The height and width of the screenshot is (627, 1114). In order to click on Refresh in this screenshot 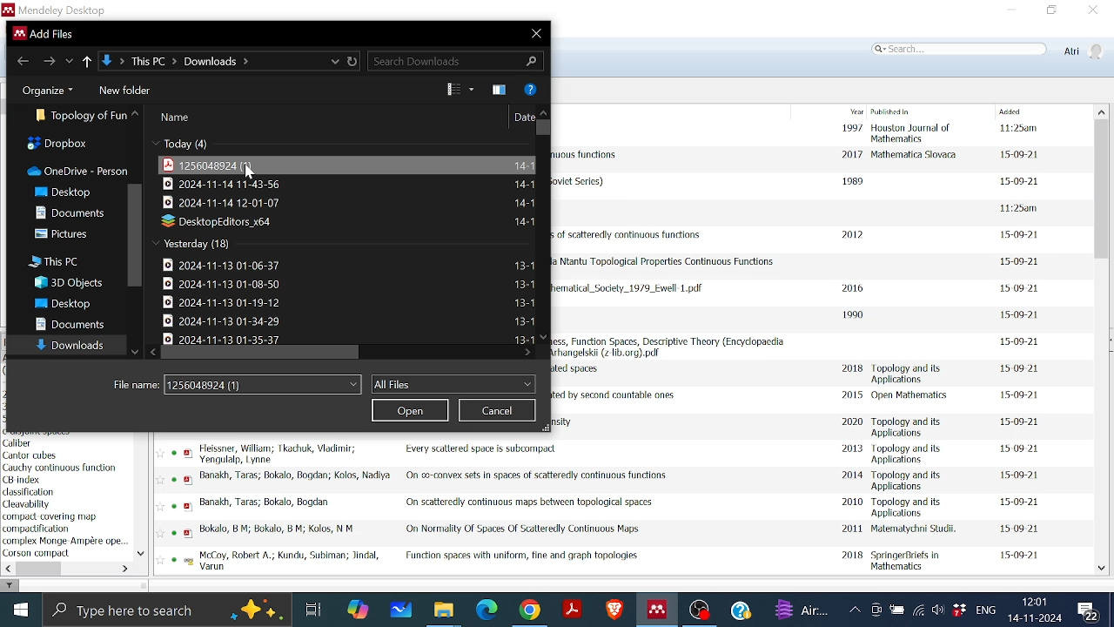, I will do `click(352, 60)`.